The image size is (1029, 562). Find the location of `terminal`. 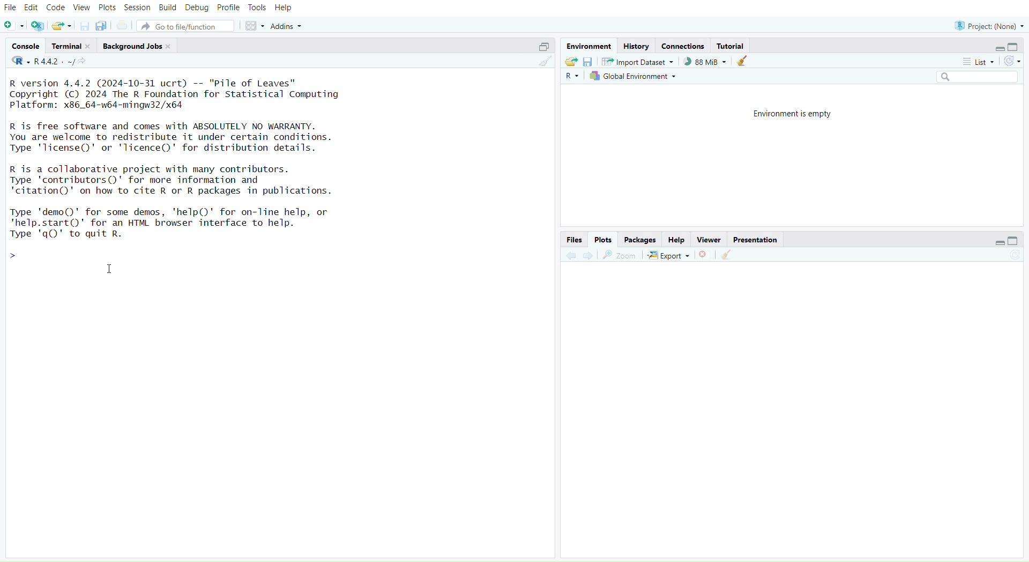

terminal is located at coordinates (72, 46).